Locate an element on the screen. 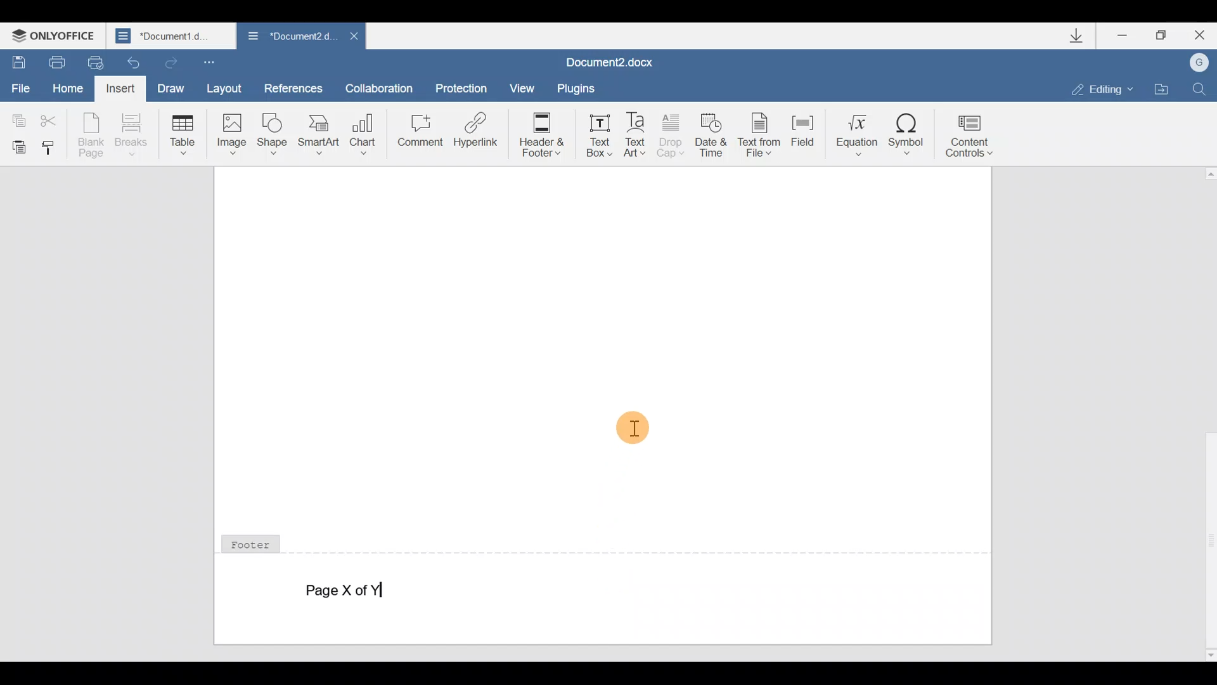 The height and width of the screenshot is (685, 1217). Maximize is located at coordinates (1159, 34).